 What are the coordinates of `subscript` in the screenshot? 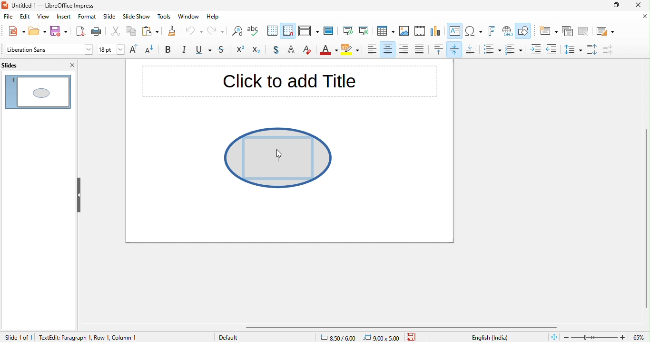 It's located at (258, 50).